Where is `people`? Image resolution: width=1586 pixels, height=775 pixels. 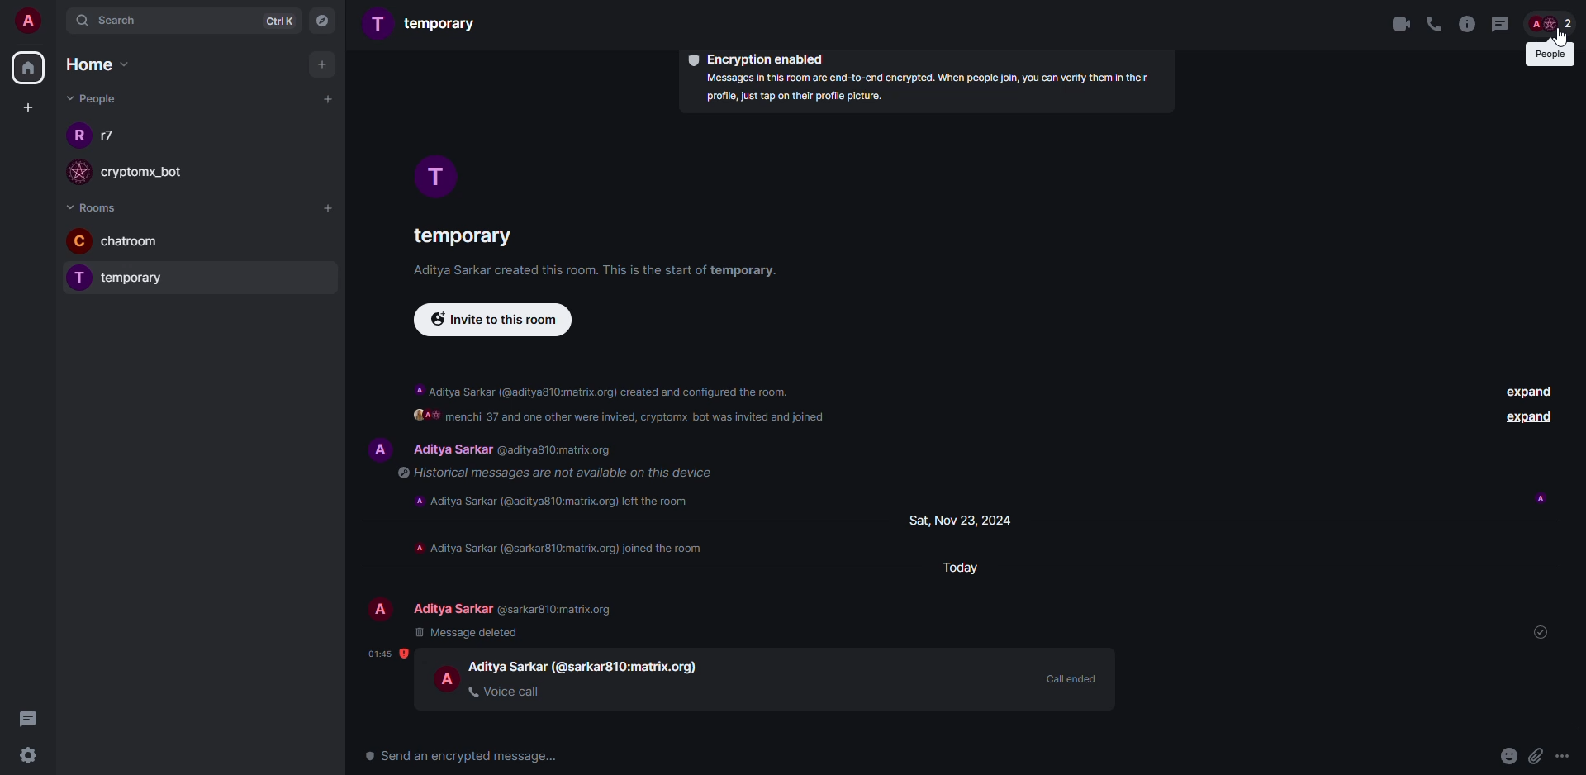 people is located at coordinates (516, 609).